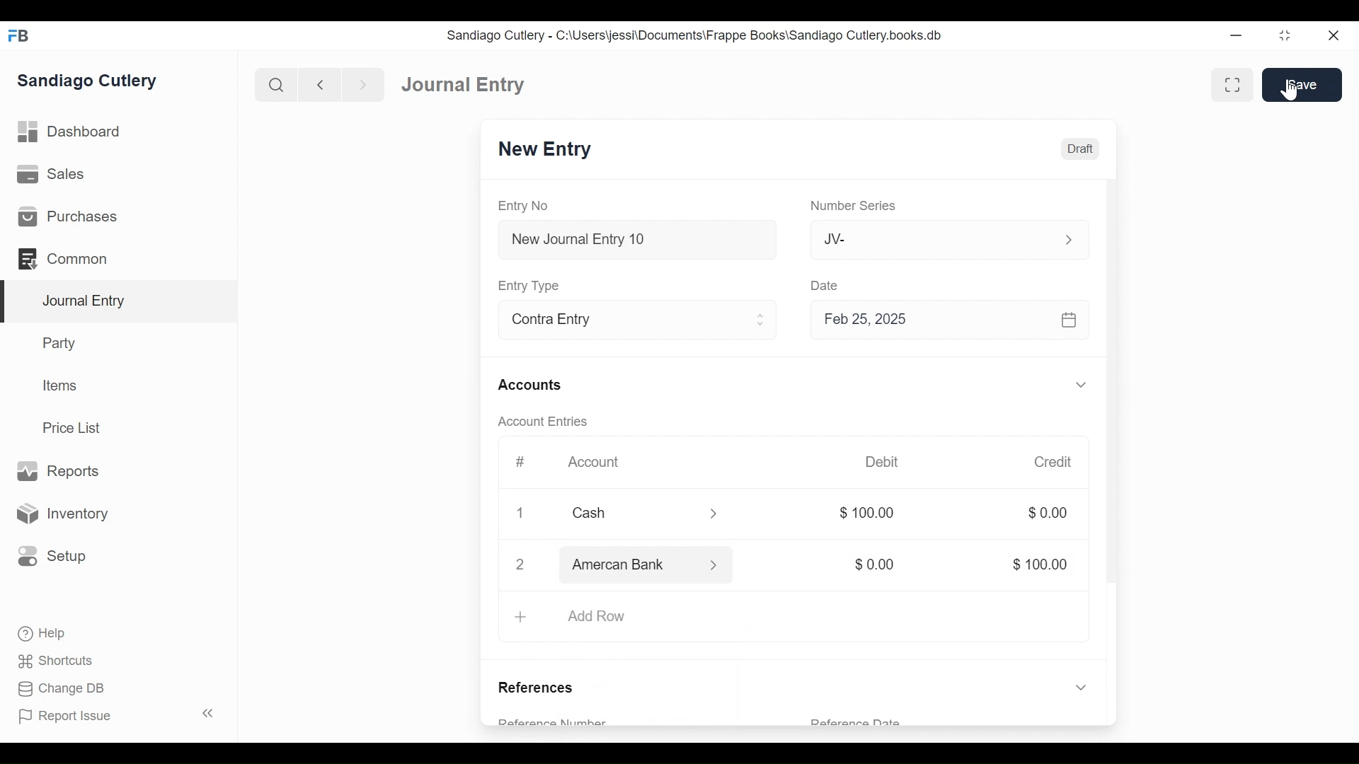  I want to click on Accounts, so click(532, 385).